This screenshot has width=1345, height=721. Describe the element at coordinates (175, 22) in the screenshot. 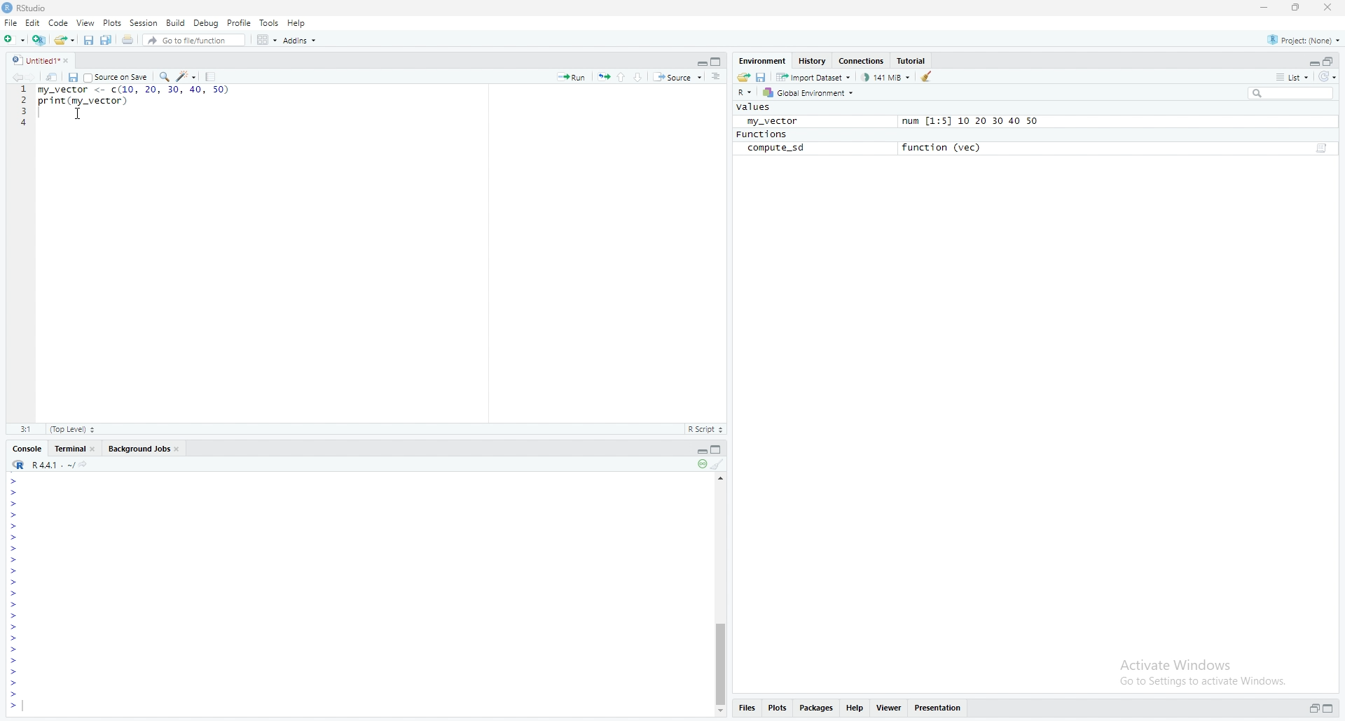

I see `Build` at that location.